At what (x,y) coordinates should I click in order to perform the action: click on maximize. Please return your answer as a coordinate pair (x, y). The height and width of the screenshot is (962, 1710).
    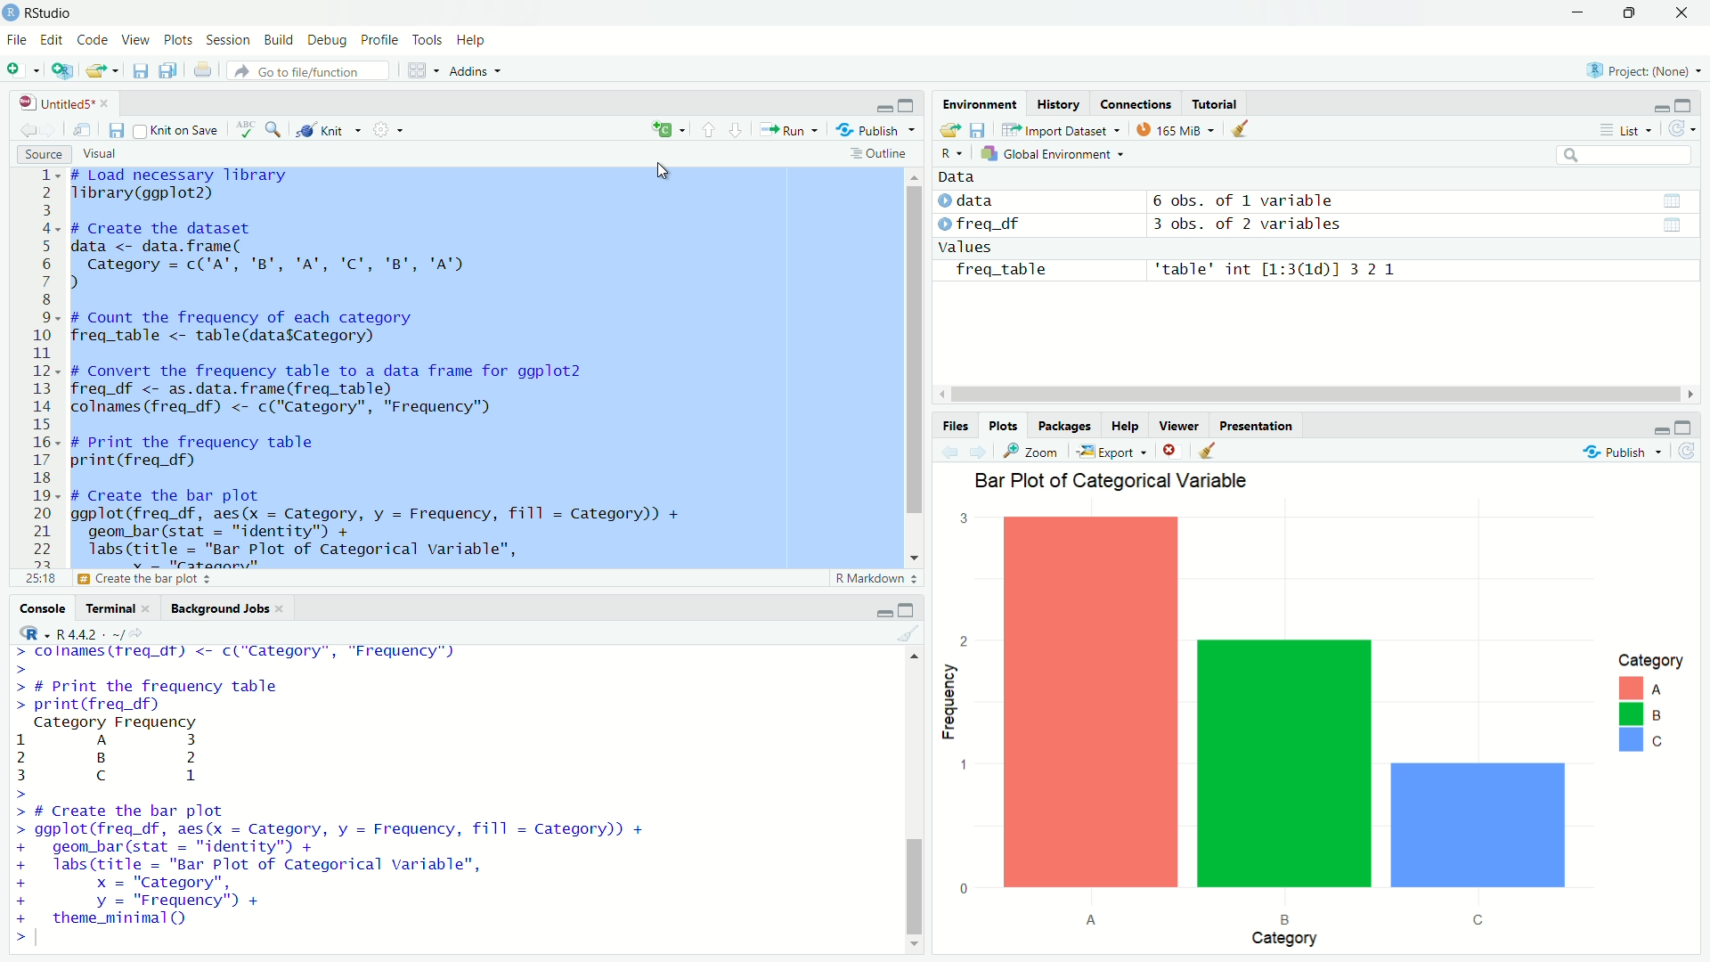
    Looking at the image, I should click on (1685, 428).